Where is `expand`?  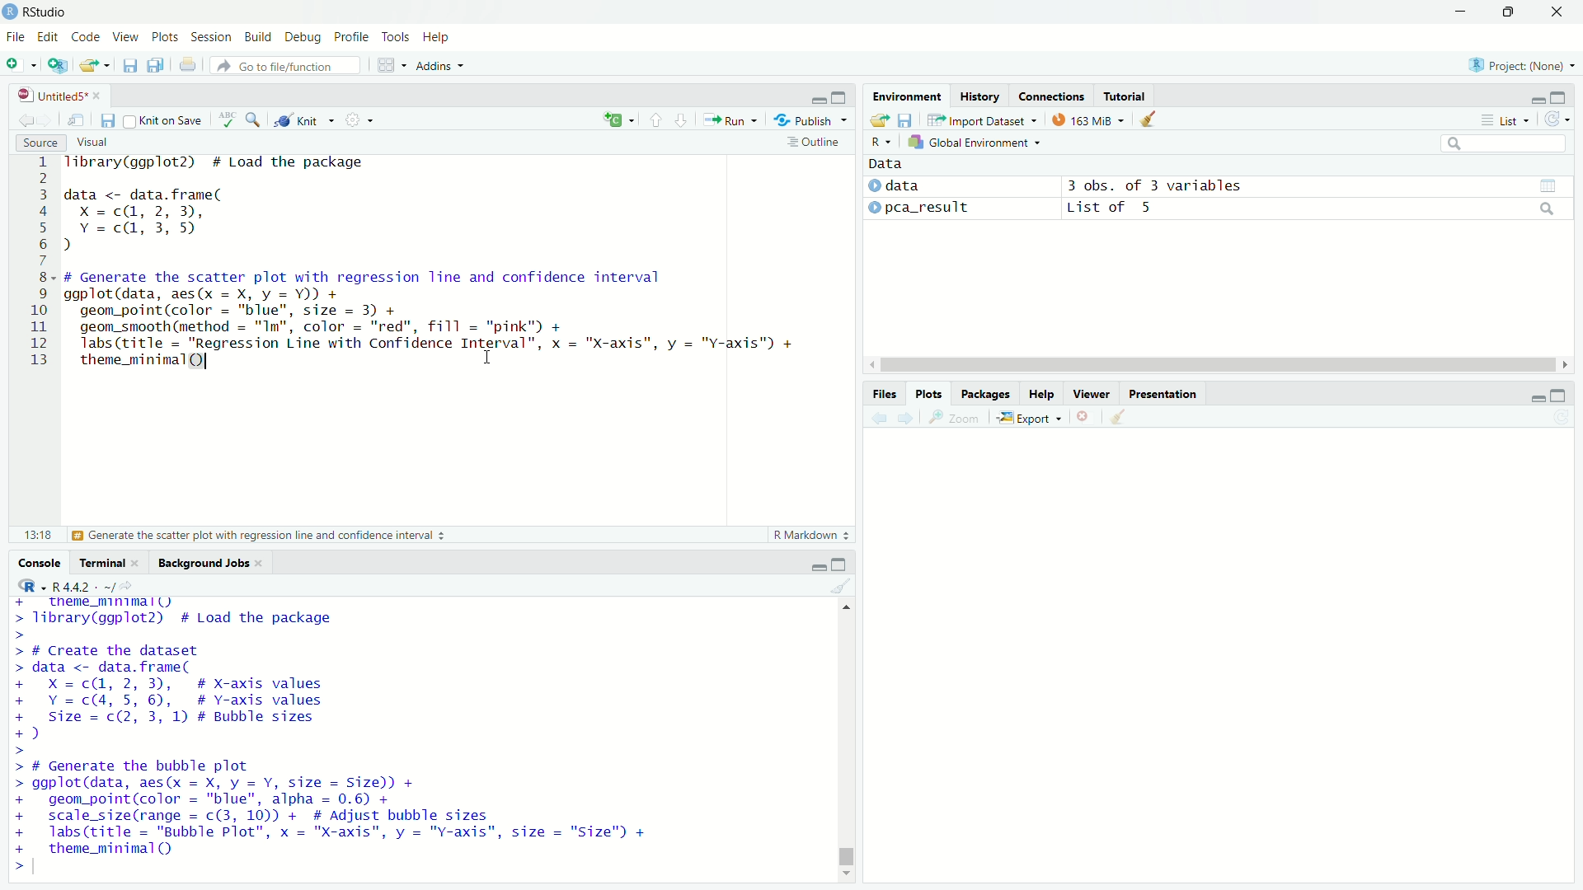
expand is located at coordinates (1558, 96).